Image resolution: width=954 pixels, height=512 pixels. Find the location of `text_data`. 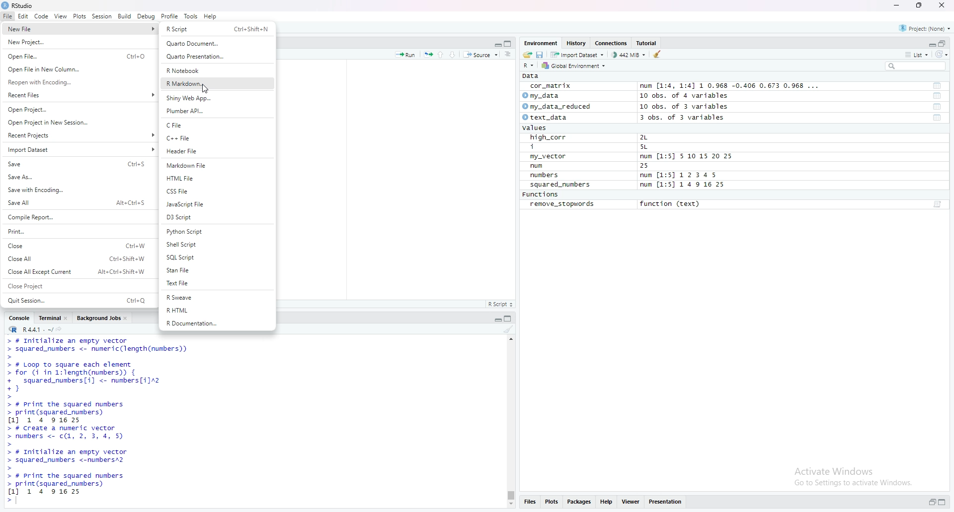

text_data is located at coordinates (549, 117).